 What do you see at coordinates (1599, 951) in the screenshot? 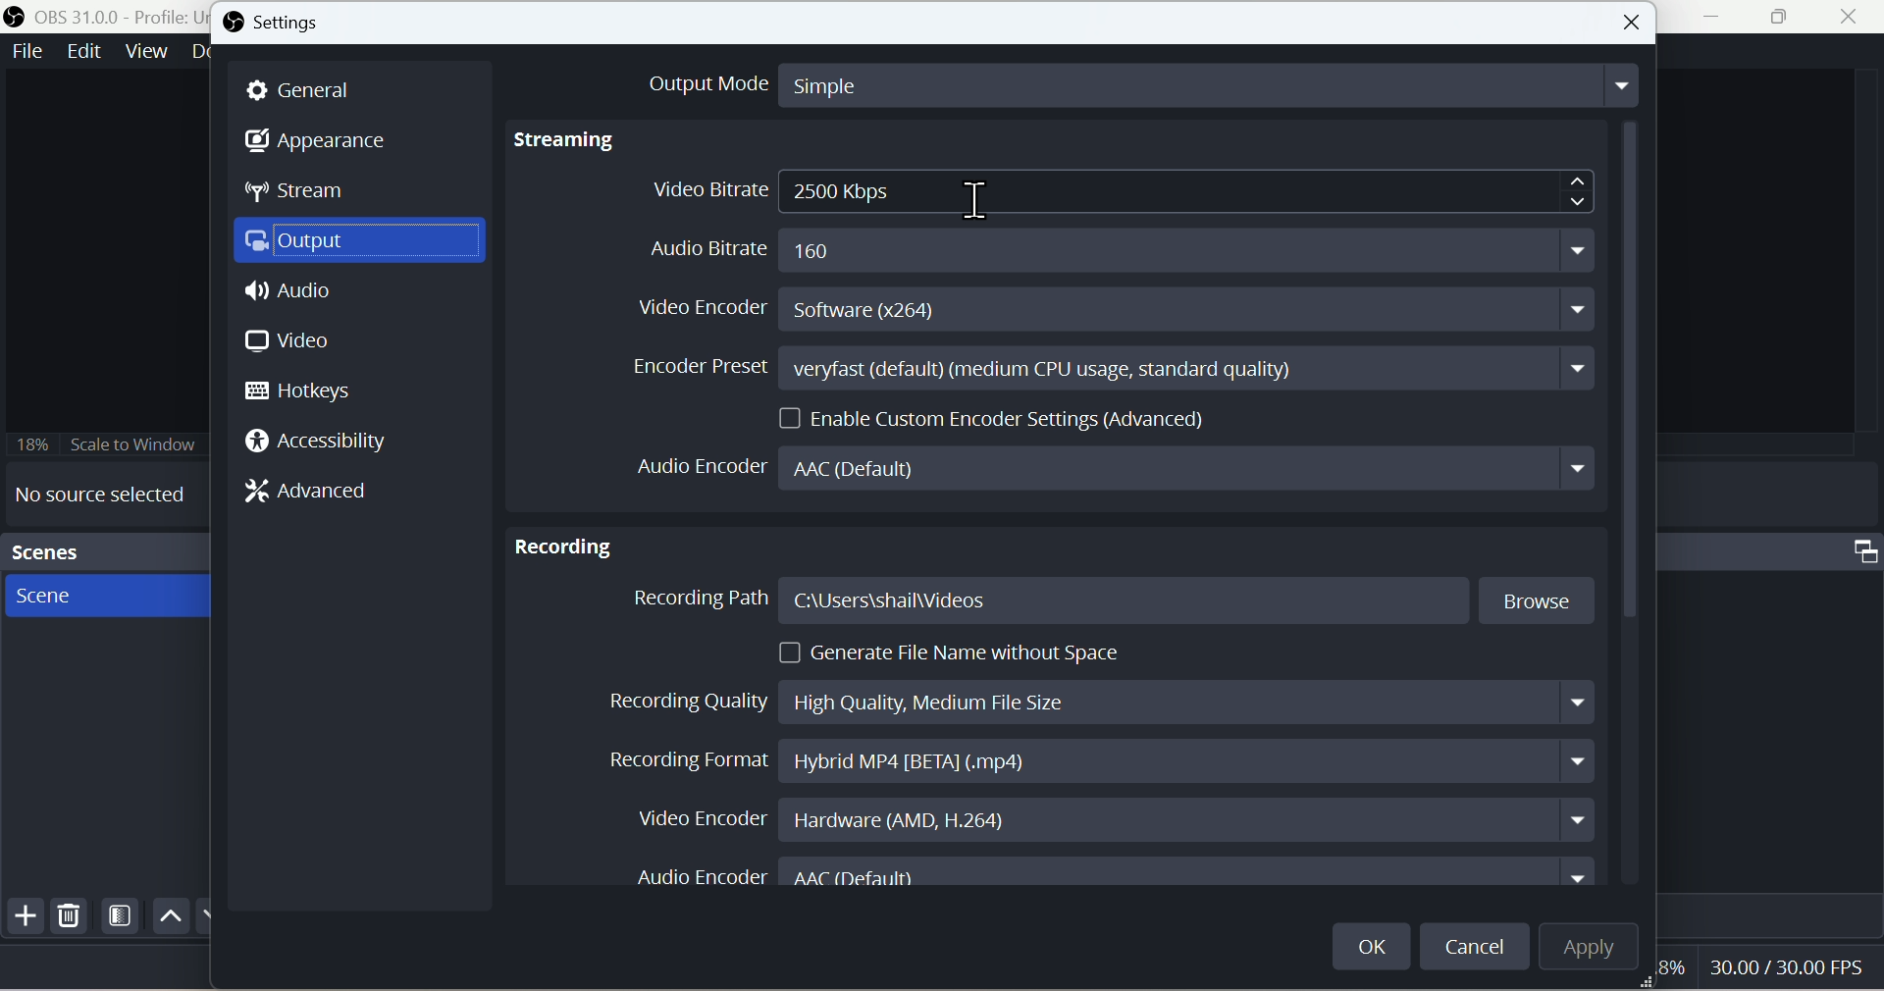
I see `Apply` at bounding box center [1599, 951].